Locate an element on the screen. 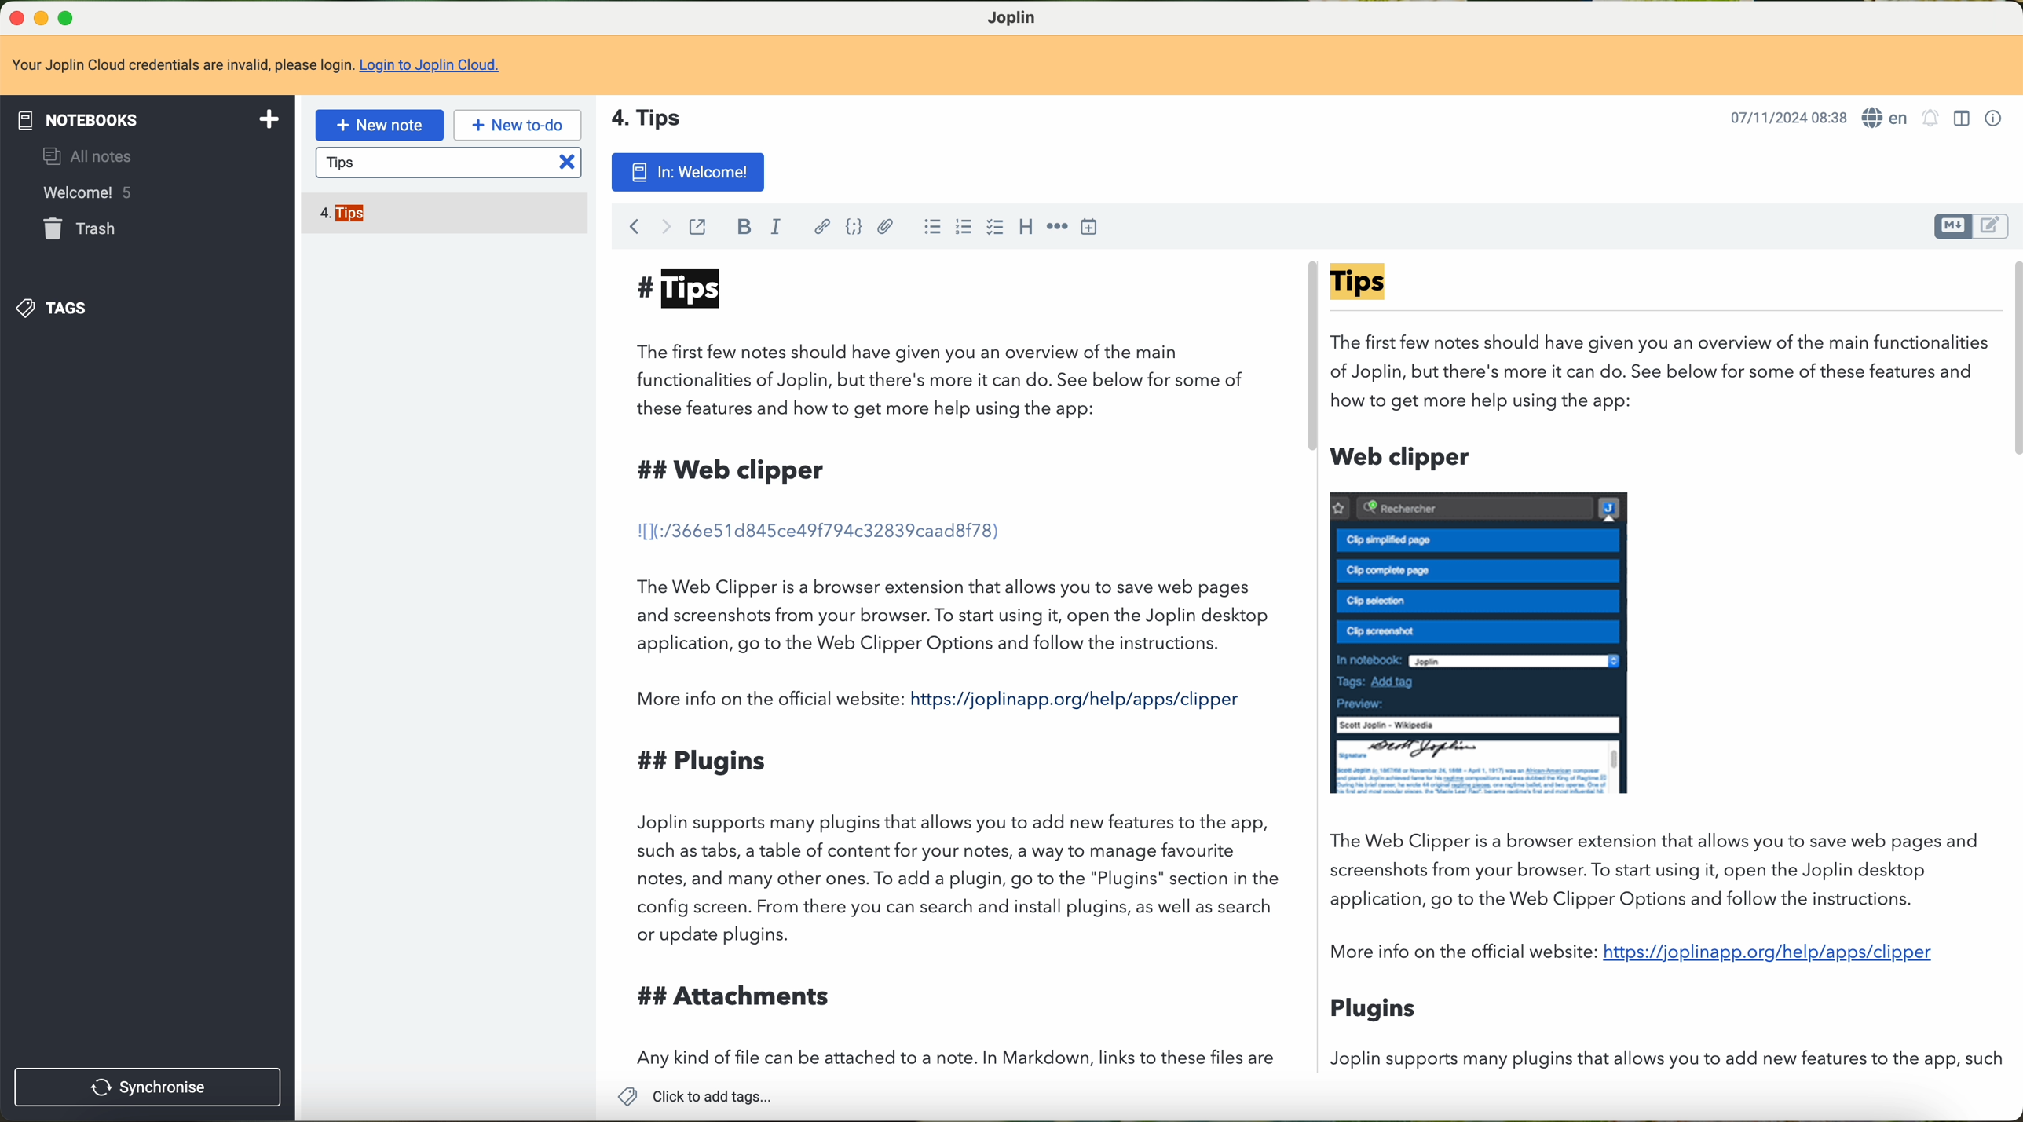  Your Joplin Cloud credentials are invalid, please log in to Joplin Cloud is located at coordinates (1011, 67).